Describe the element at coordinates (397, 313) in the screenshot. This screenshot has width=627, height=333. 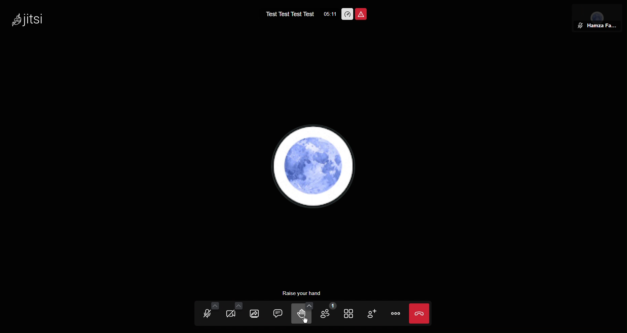
I see `More` at that location.